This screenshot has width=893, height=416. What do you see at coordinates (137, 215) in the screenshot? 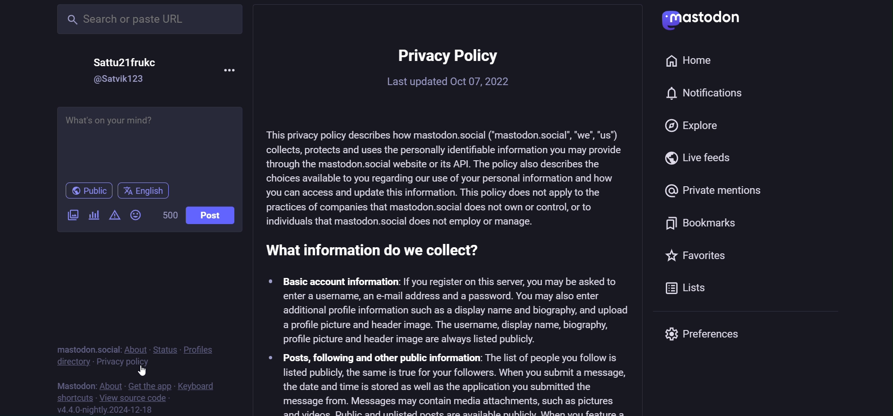
I see `emoji` at bounding box center [137, 215].